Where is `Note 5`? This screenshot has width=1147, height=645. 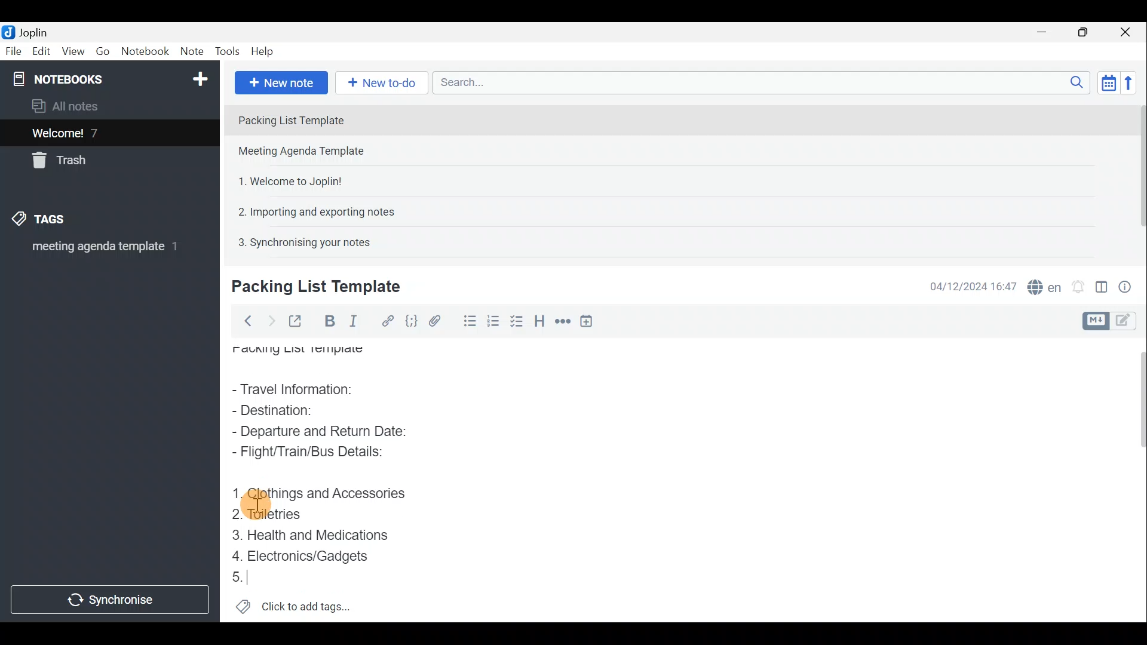
Note 5 is located at coordinates (299, 241).